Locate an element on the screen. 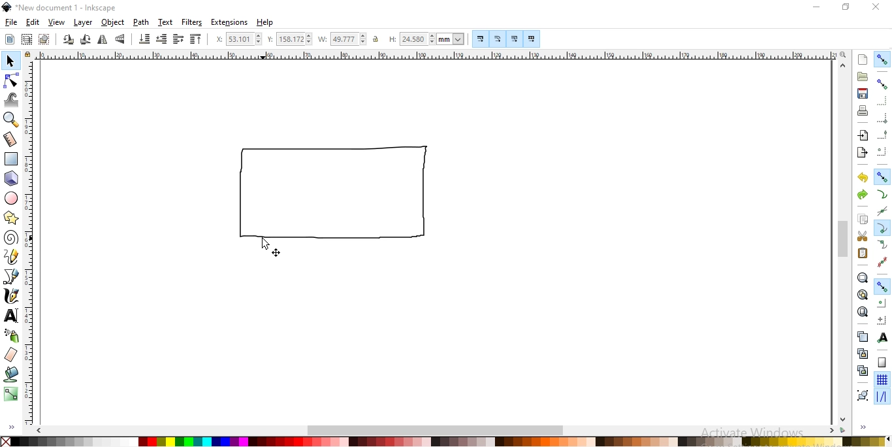 Image resolution: width=892 pixels, height=447 pixels. layer is located at coordinates (84, 23).